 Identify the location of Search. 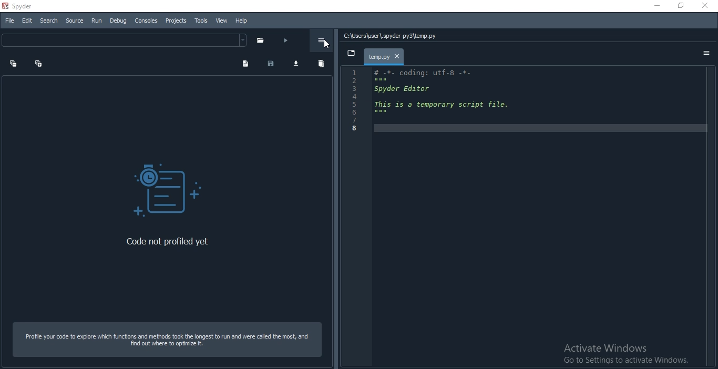
(49, 21).